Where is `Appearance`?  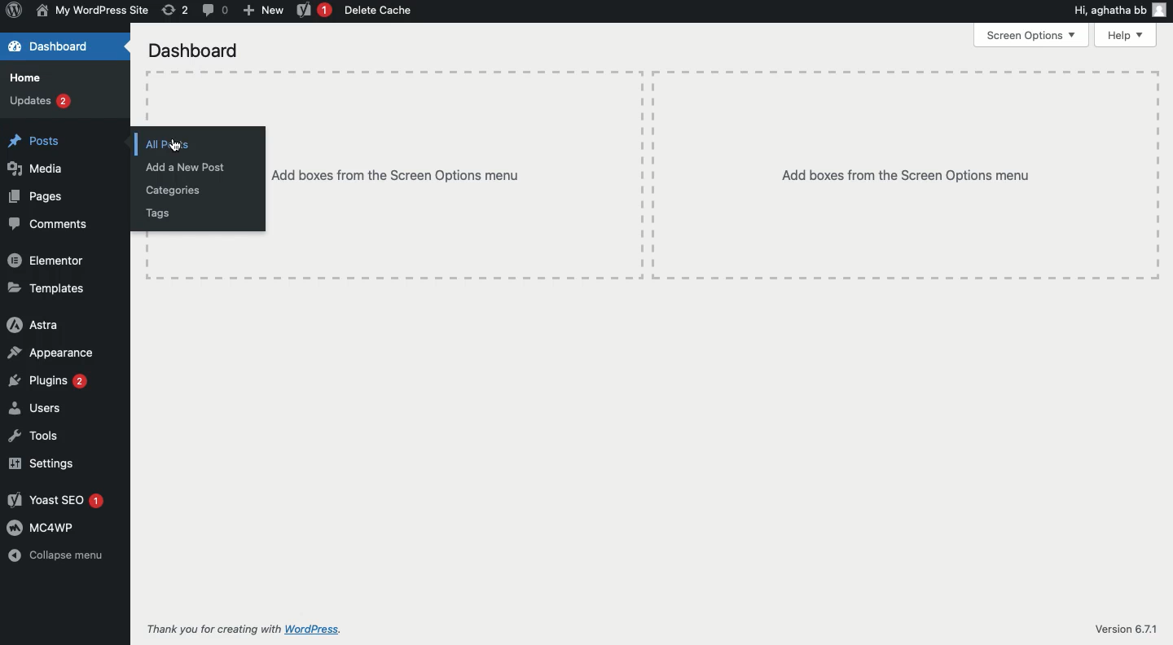
Appearance is located at coordinates (53, 351).